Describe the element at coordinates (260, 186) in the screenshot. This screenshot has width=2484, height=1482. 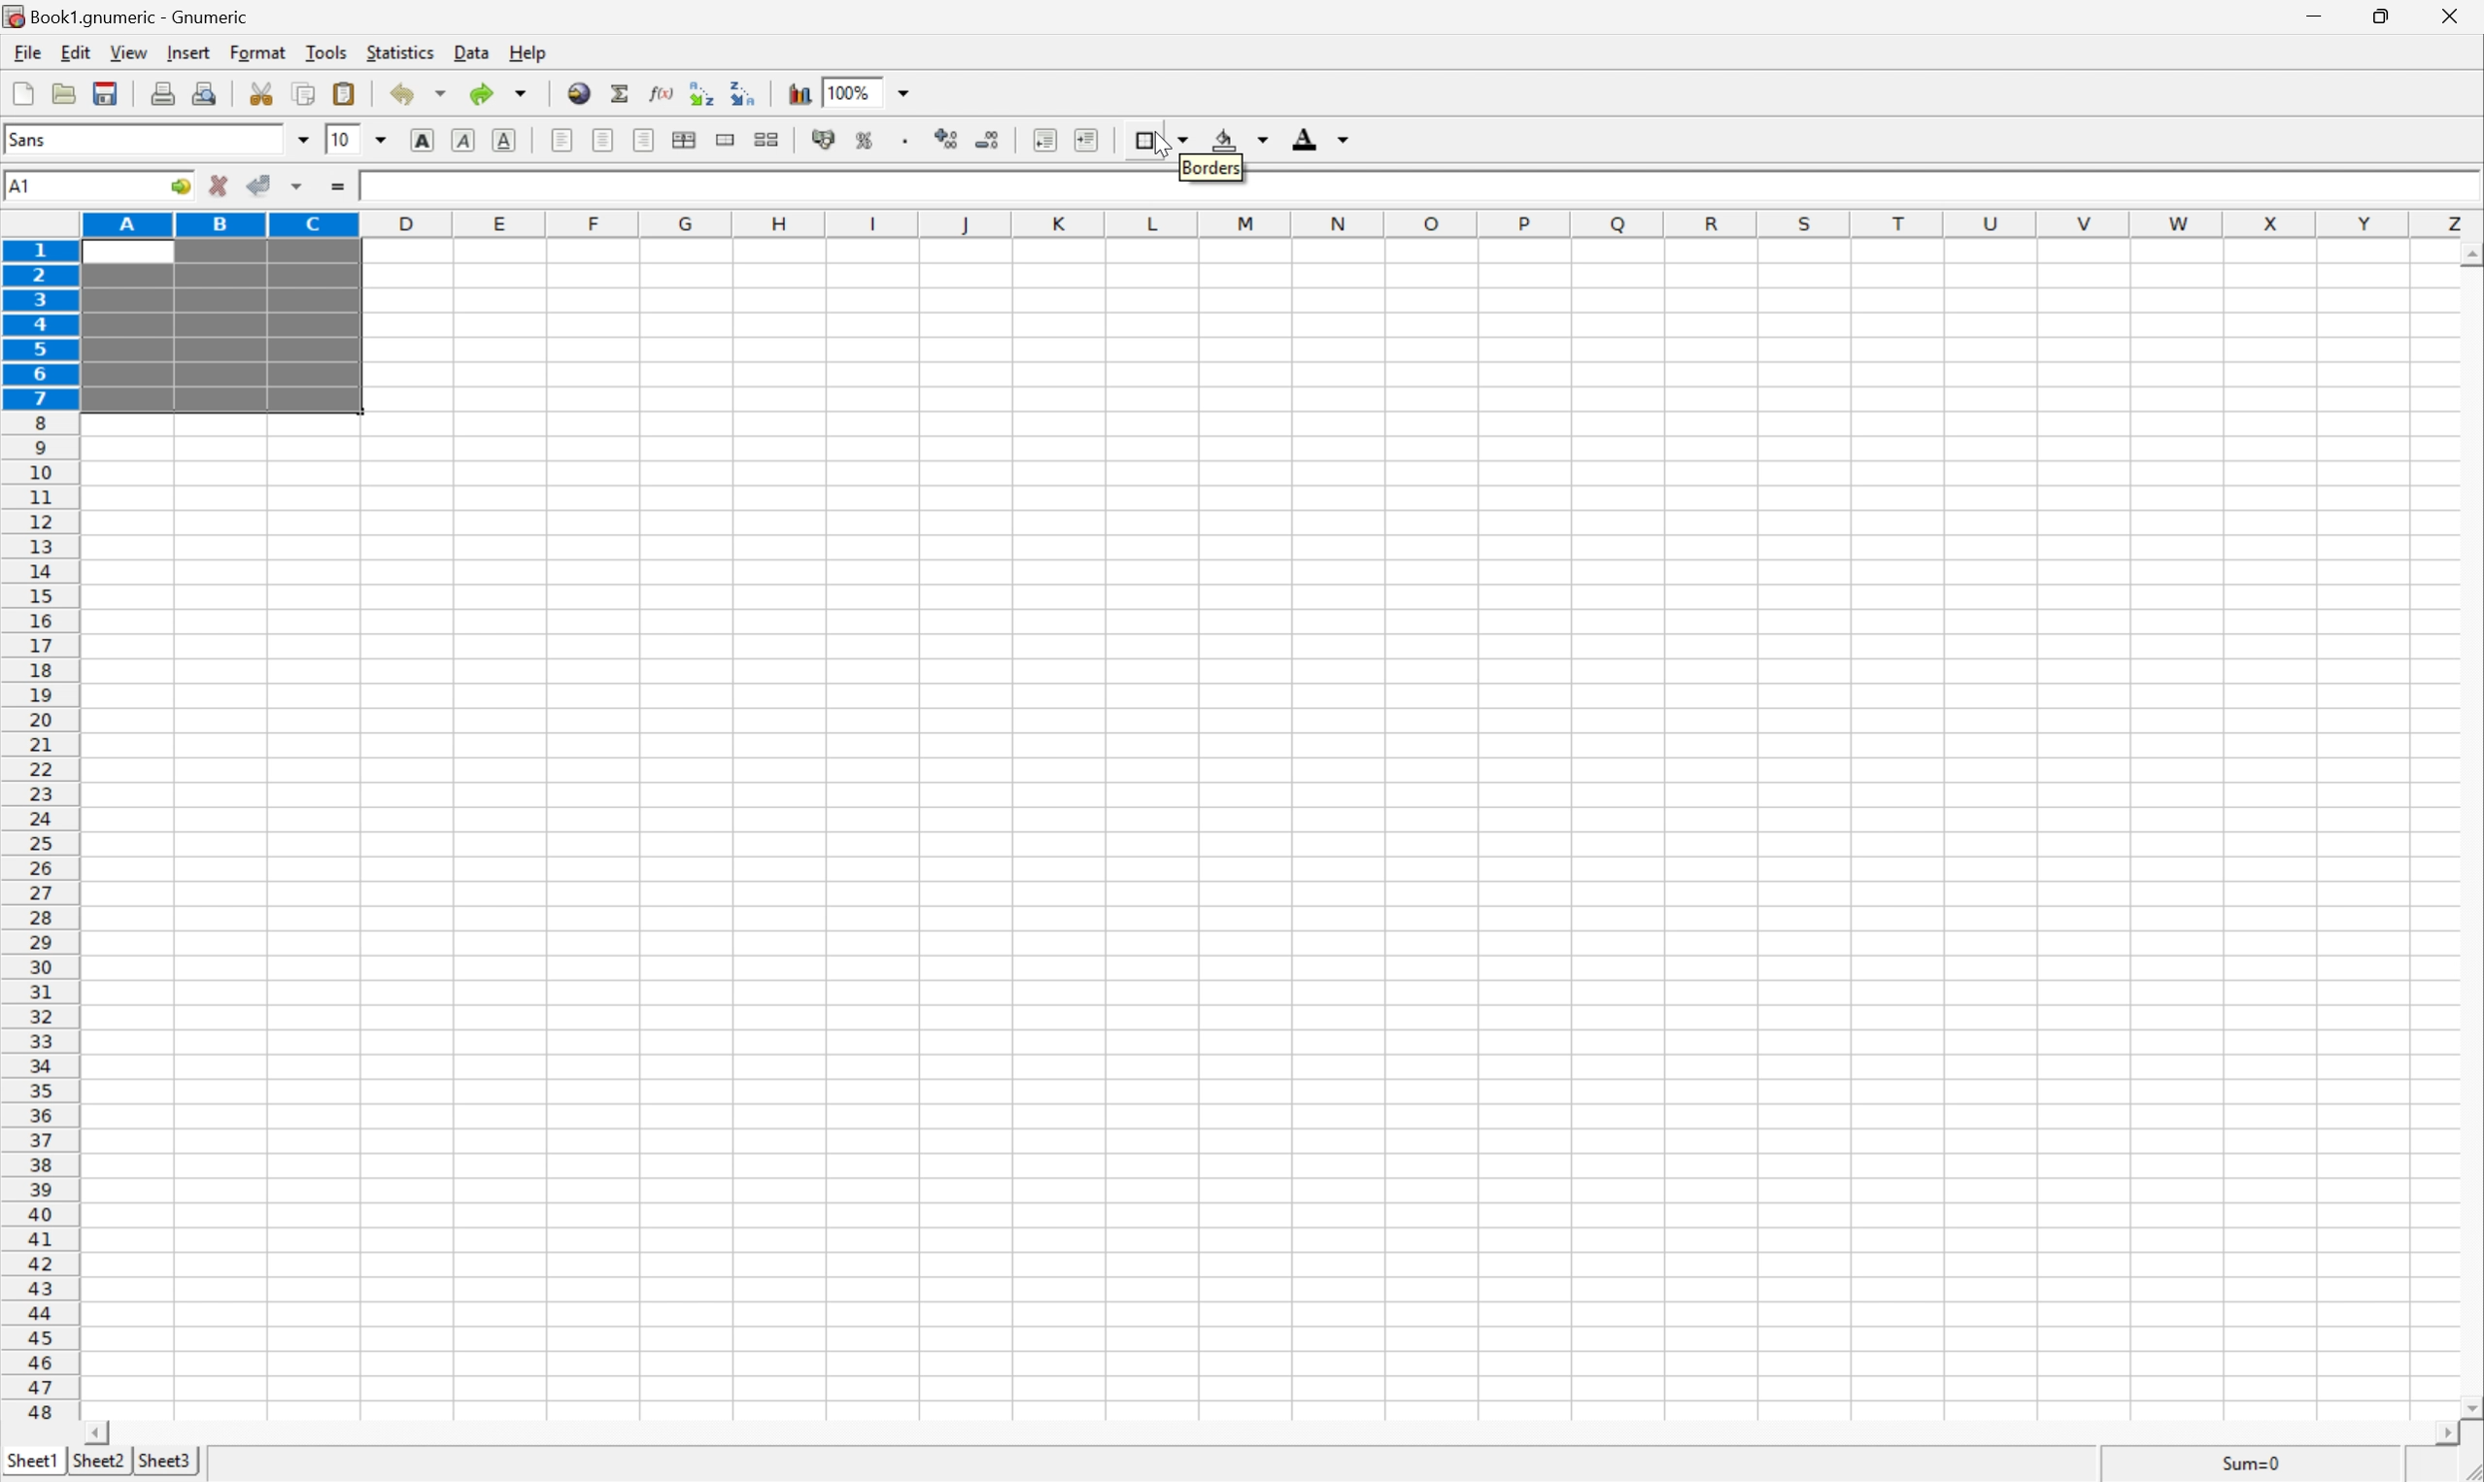
I see `accept change` at that location.